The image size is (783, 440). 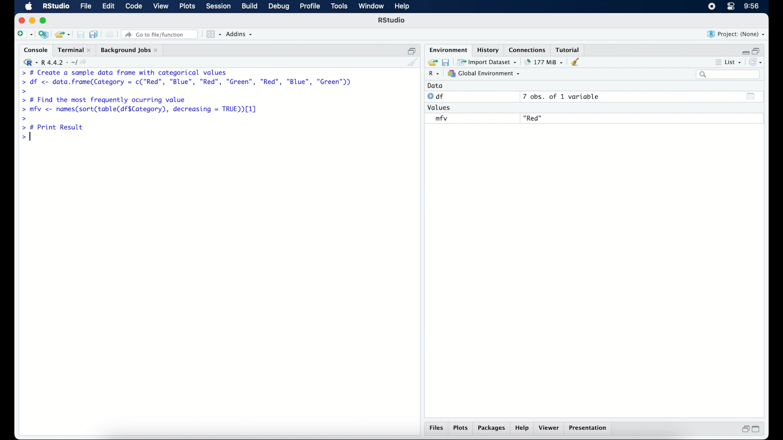 I want to click on values, so click(x=441, y=108).